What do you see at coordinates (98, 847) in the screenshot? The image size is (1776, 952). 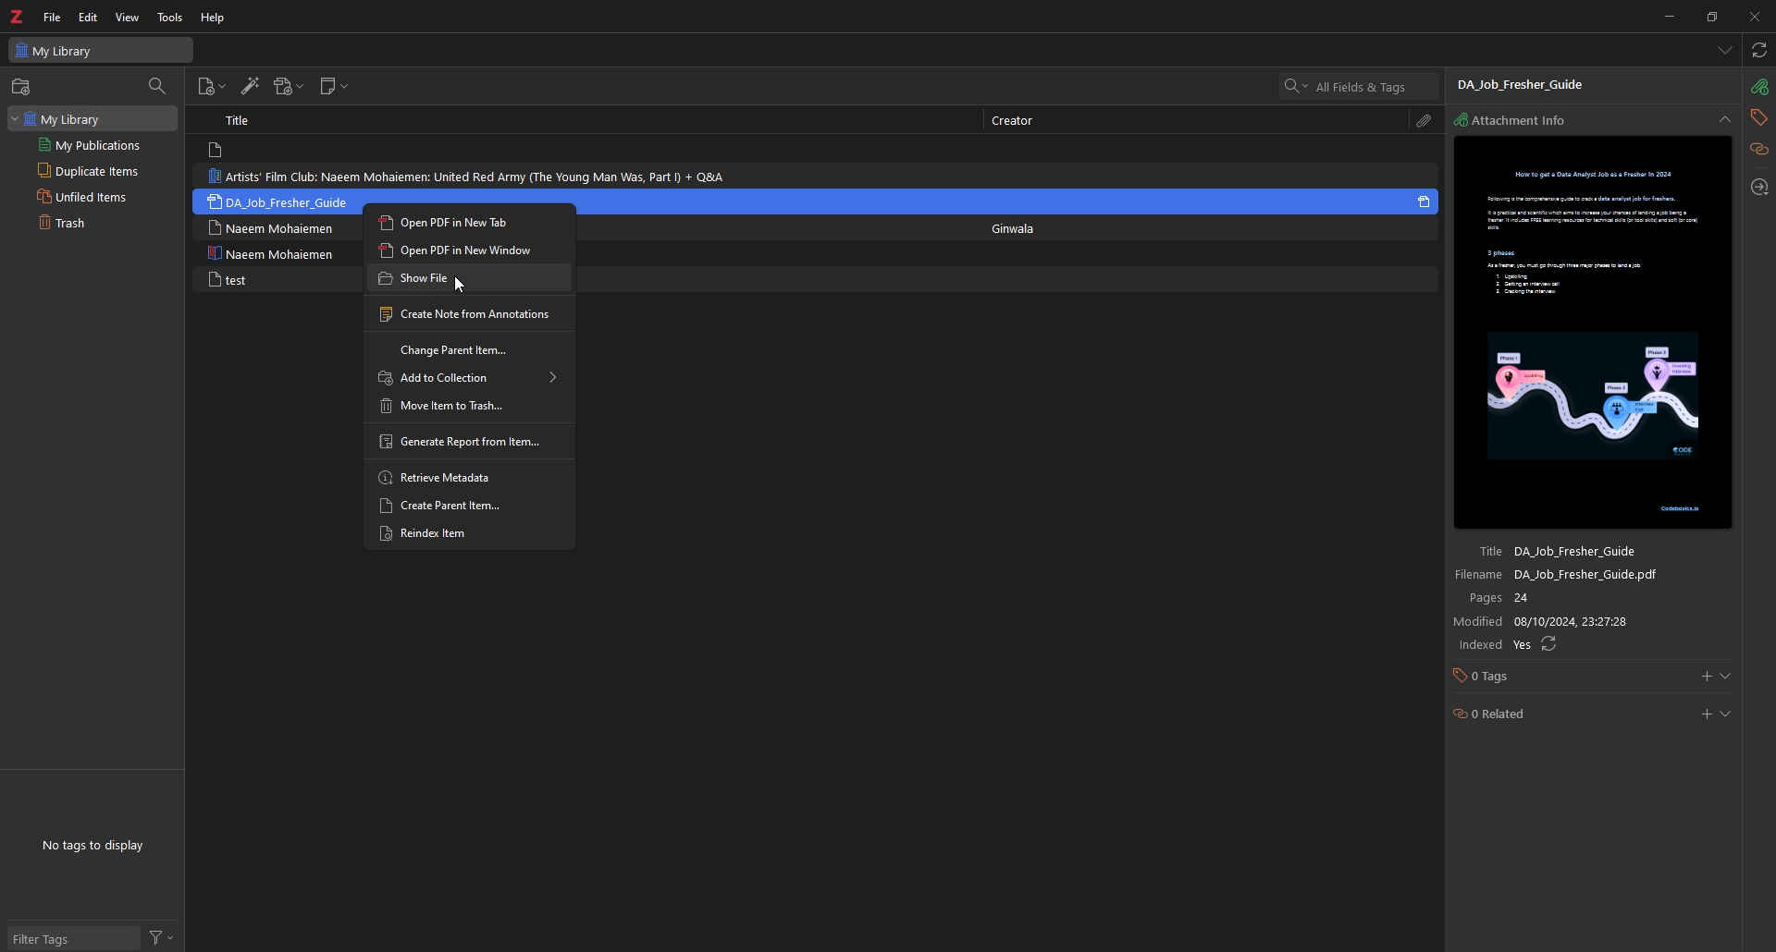 I see `tags to display` at bounding box center [98, 847].